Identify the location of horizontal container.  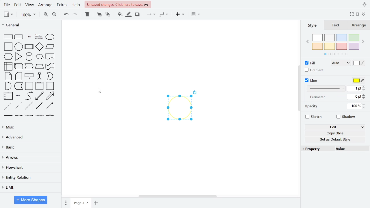
(50, 86).